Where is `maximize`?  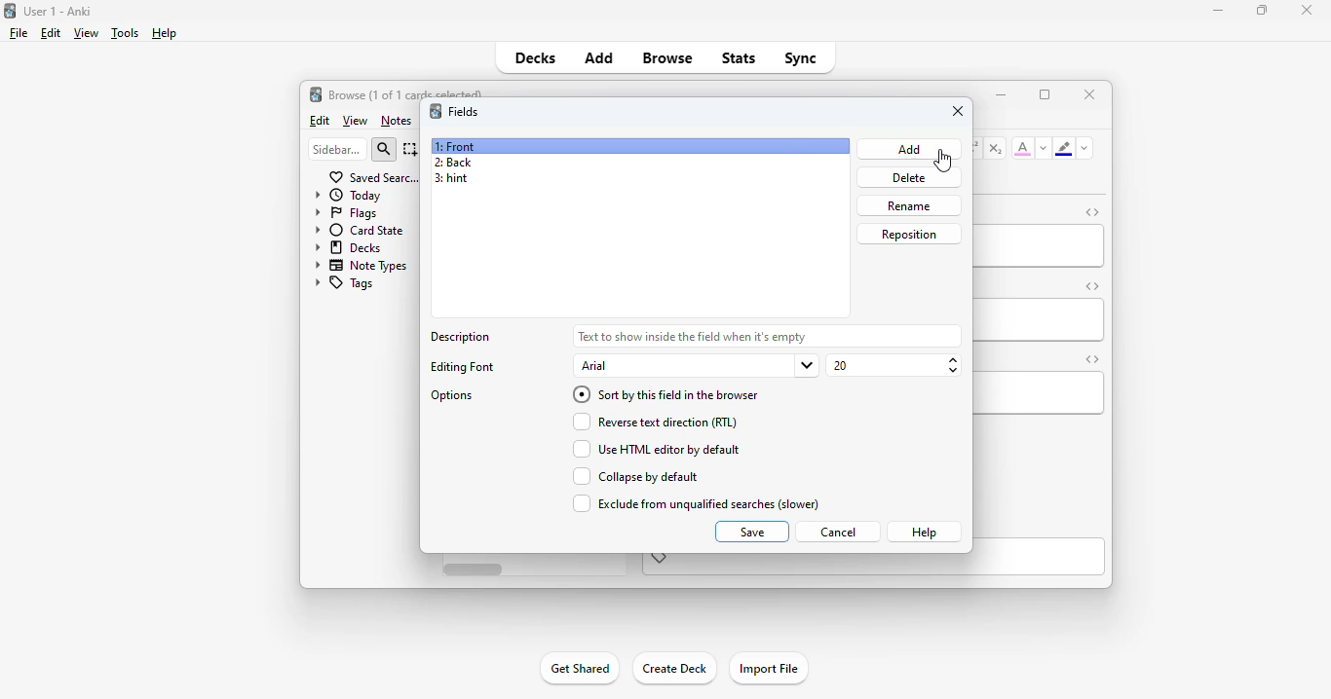
maximize is located at coordinates (1045, 94).